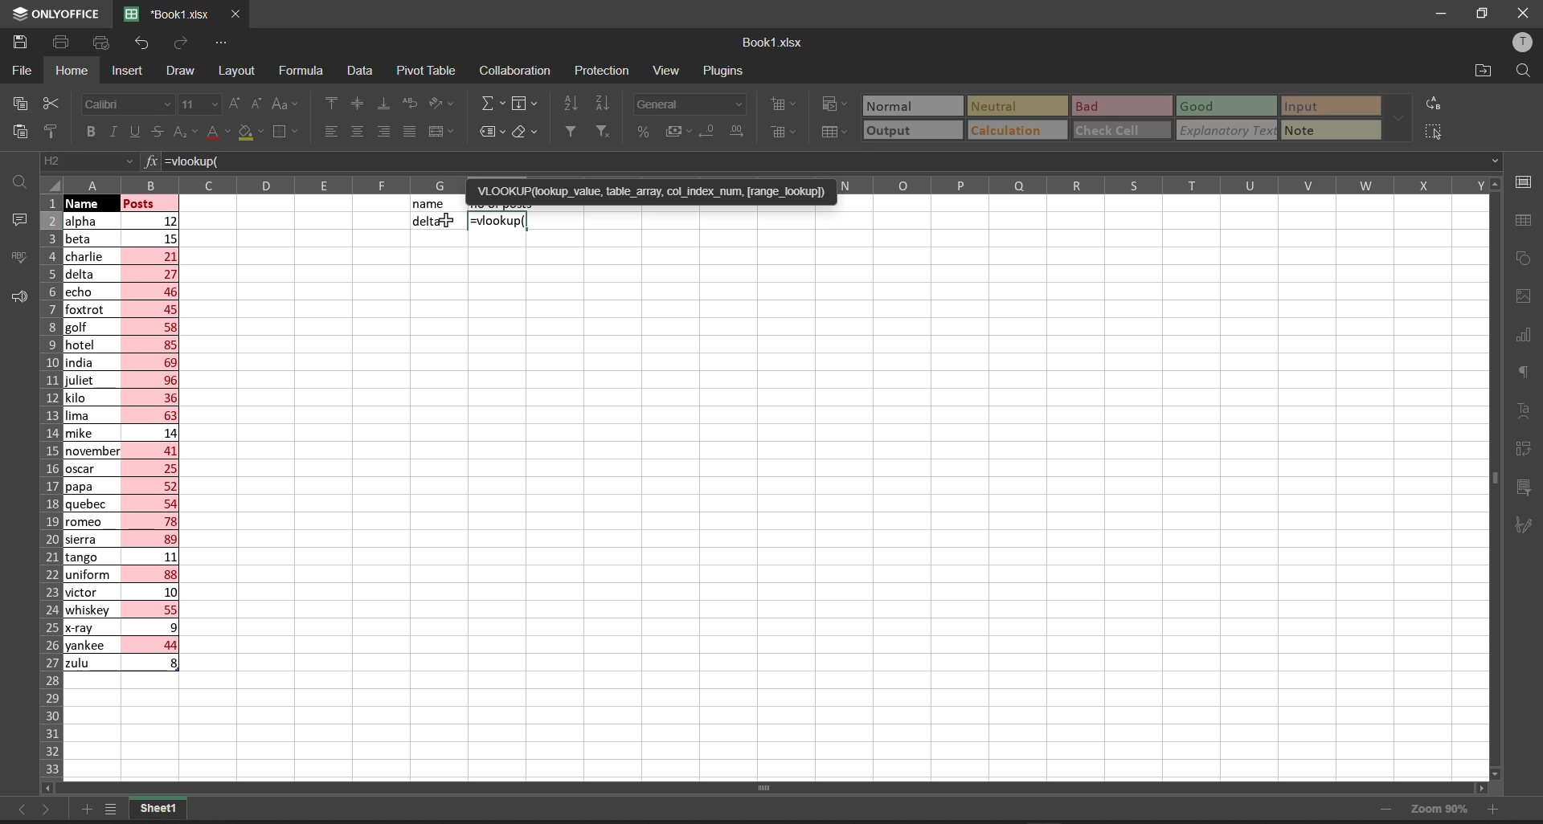 The width and height of the screenshot is (1543, 824). Describe the element at coordinates (222, 41) in the screenshot. I see `customize quick access tool bar` at that location.